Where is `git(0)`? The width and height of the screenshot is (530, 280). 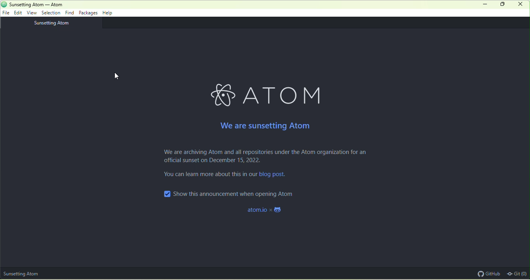 git(0) is located at coordinates (518, 273).